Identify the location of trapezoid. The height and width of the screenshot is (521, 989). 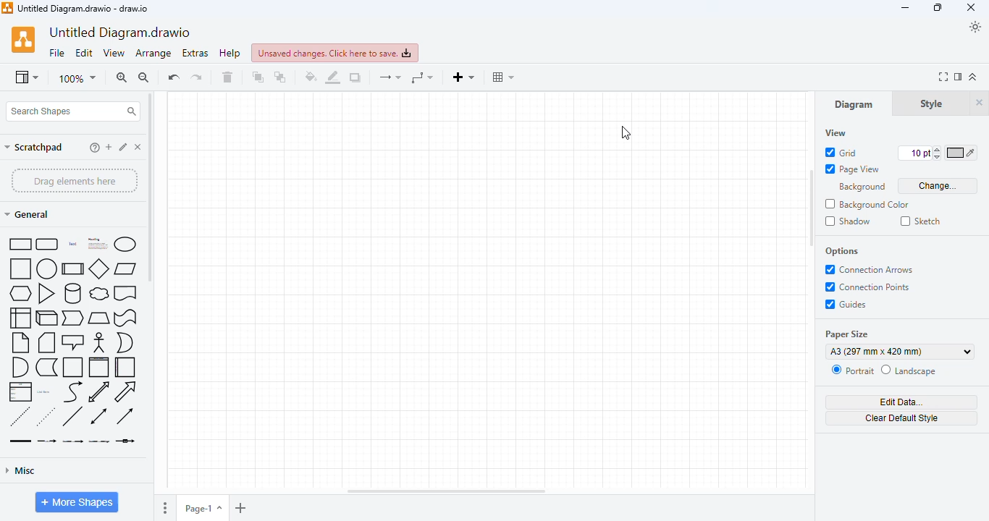
(99, 318).